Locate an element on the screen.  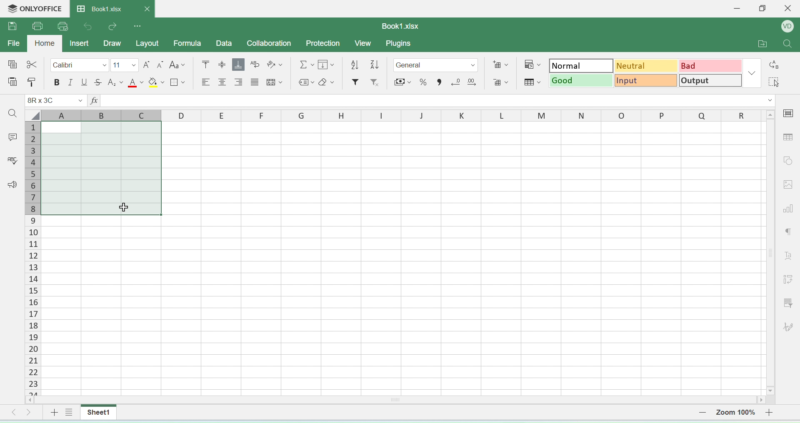
percent is located at coordinates (425, 82).